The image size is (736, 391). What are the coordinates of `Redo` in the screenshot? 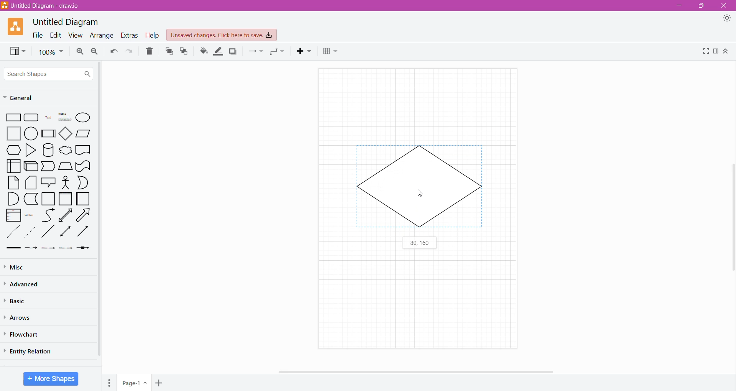 It's located at (130, 51).